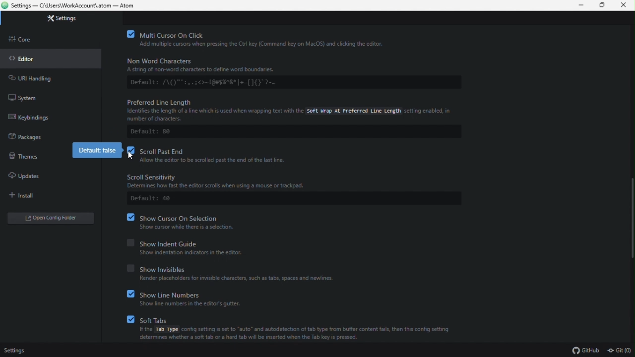 This screenshot has height=357, width=635. Describe the element at coordinates (276, 45) in the screenshot. I see `‘Add multiple cursors when pressing the Ctrl key (Command key on MacOS) and clicking the editor.` at that location.